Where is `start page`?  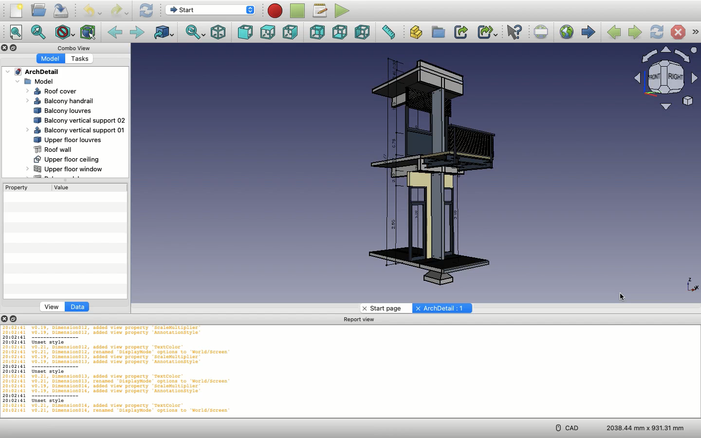
start page is located at coordinates (387, 307).